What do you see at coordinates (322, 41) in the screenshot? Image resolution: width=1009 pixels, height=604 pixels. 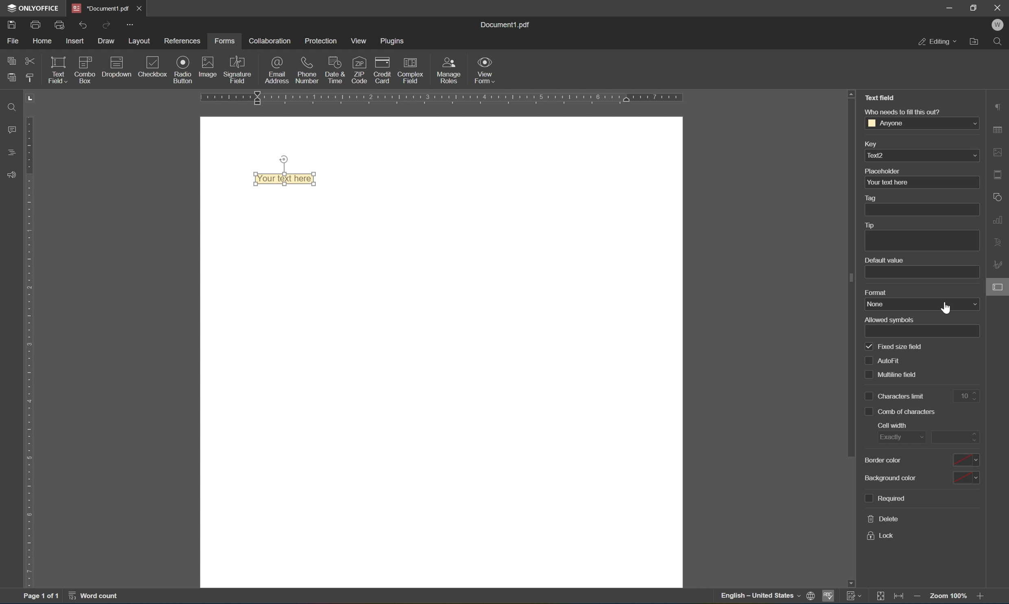 I see `protection` at bounding box center [322, 41].